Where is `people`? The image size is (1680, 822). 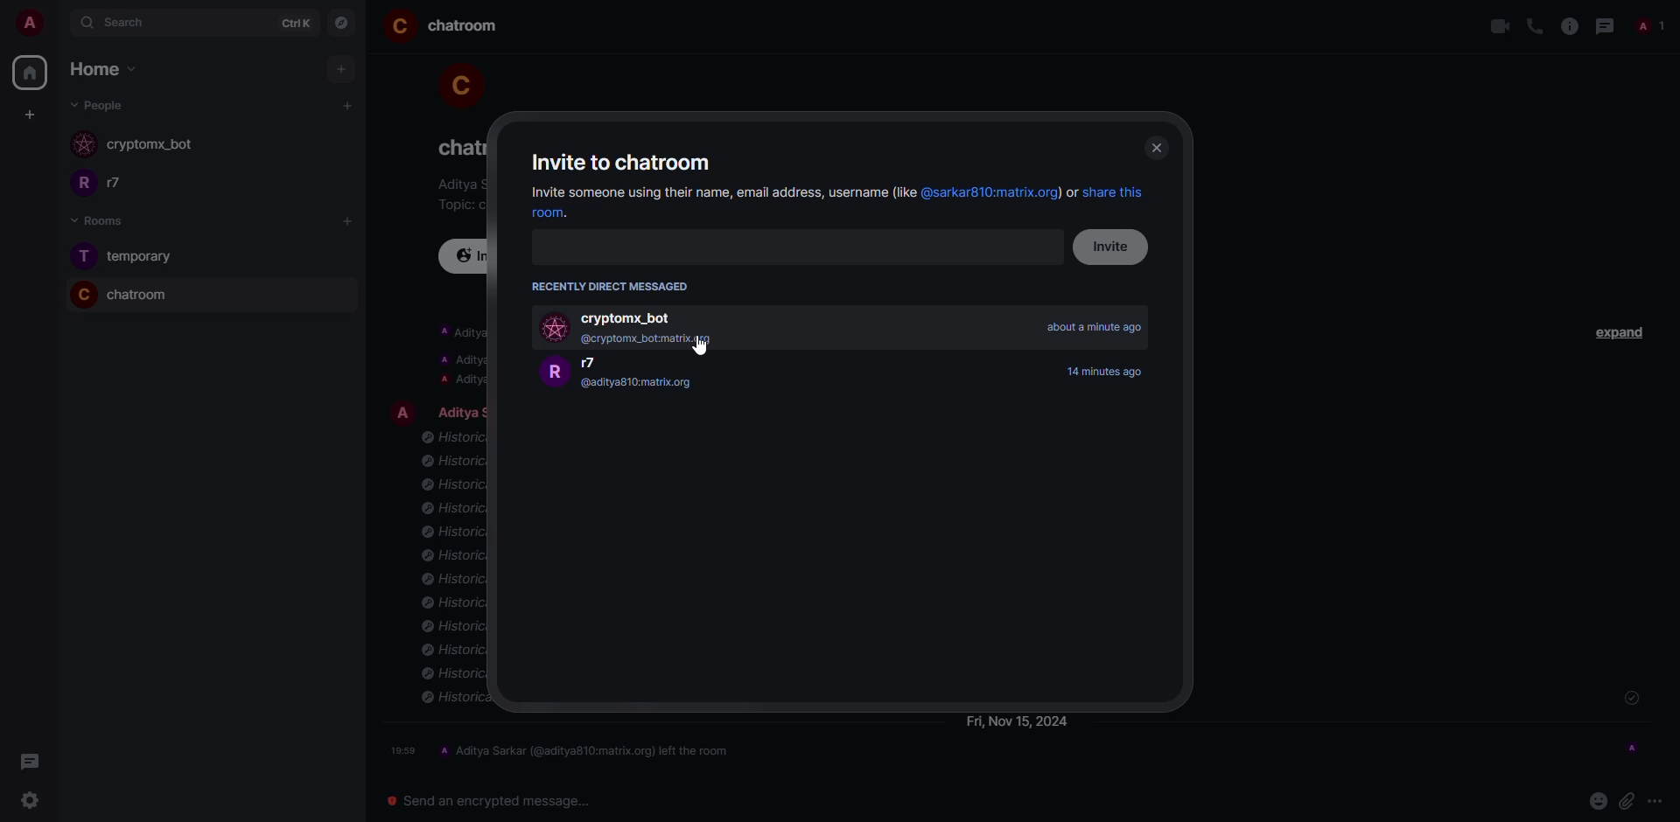
people is located at coordinates (459, 411).